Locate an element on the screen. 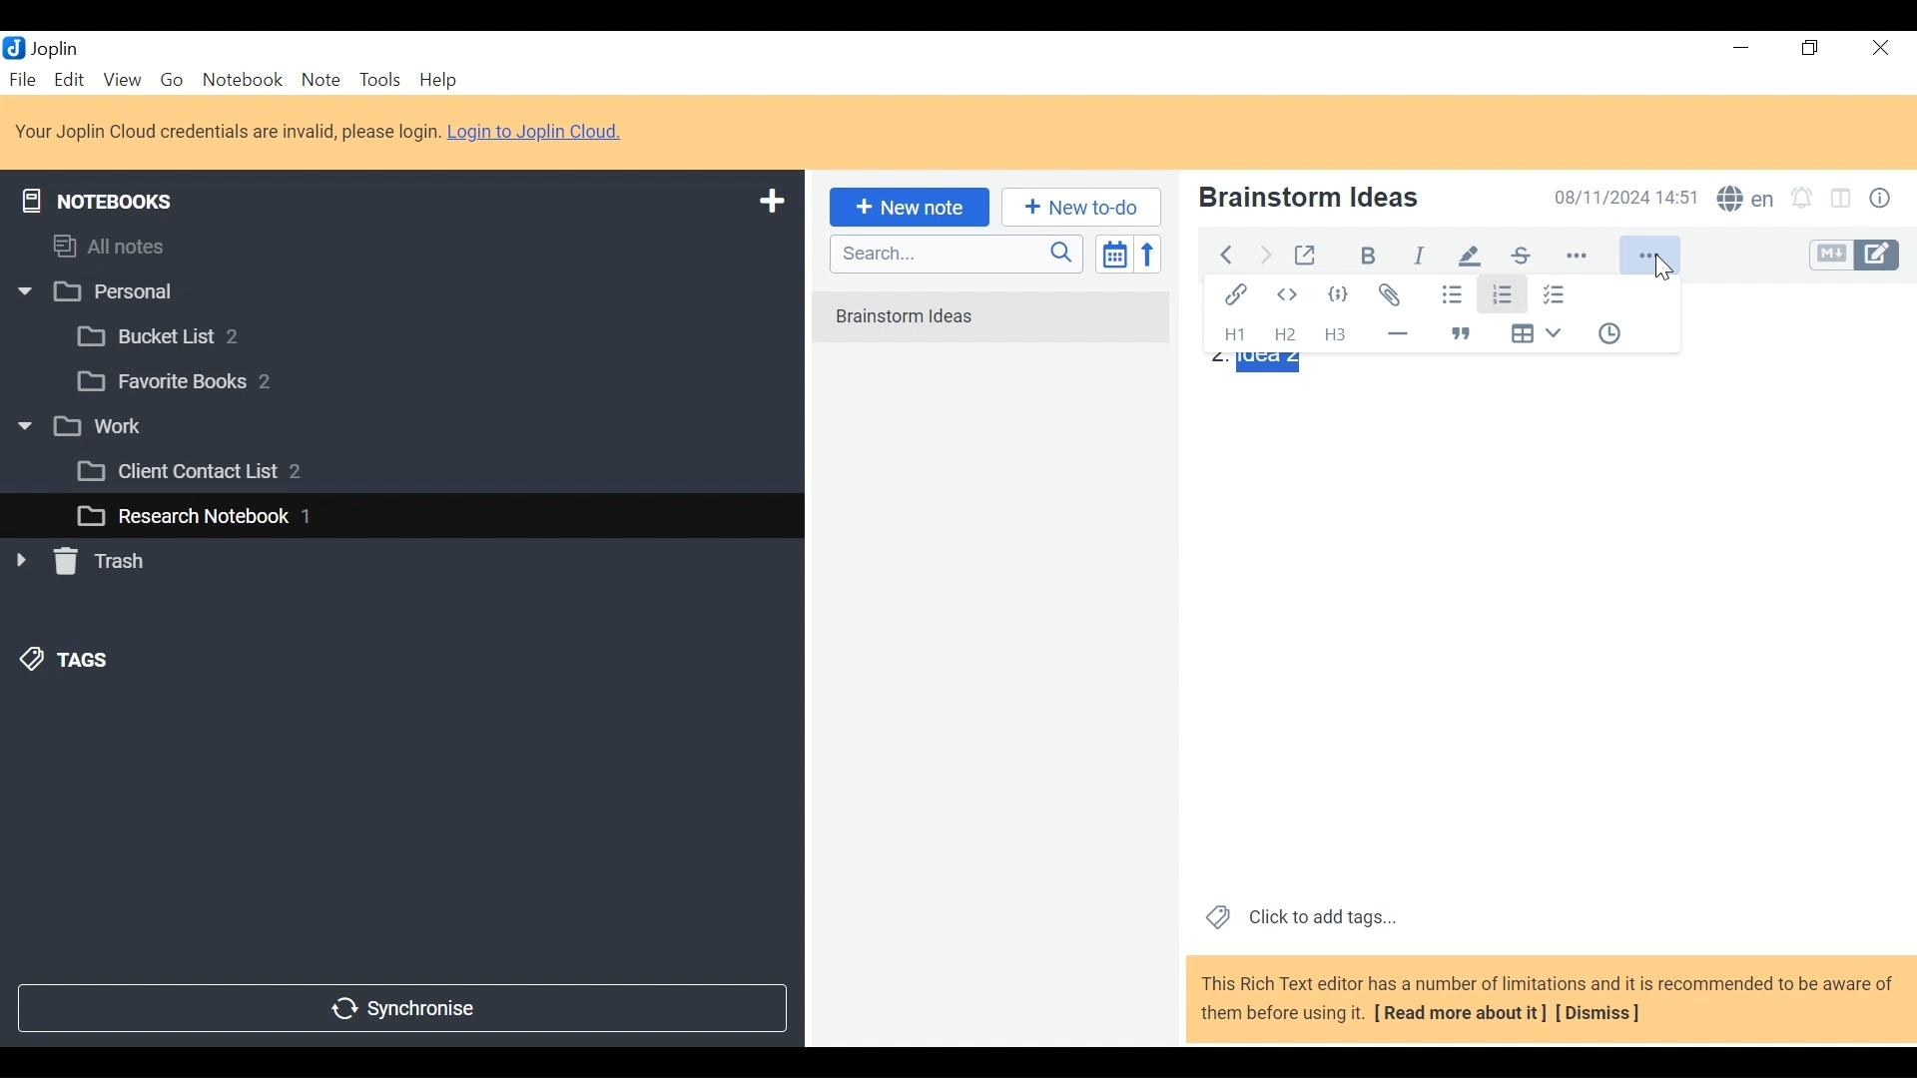 The image size is (1917, 1078). more options is located at coordinates (1590, 257).